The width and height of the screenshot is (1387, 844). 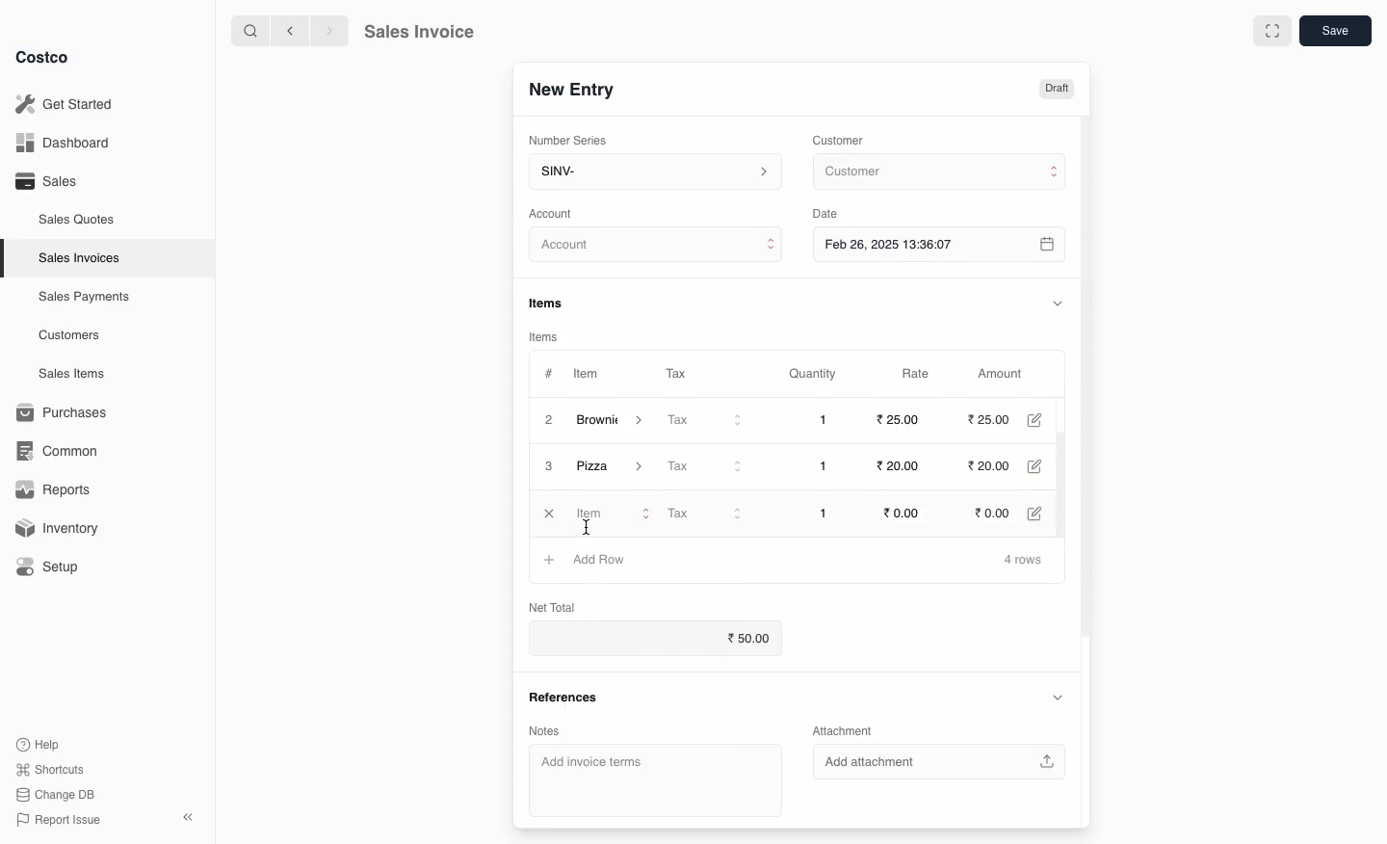 I want to click on 20.00, so click(x=995, y=467).